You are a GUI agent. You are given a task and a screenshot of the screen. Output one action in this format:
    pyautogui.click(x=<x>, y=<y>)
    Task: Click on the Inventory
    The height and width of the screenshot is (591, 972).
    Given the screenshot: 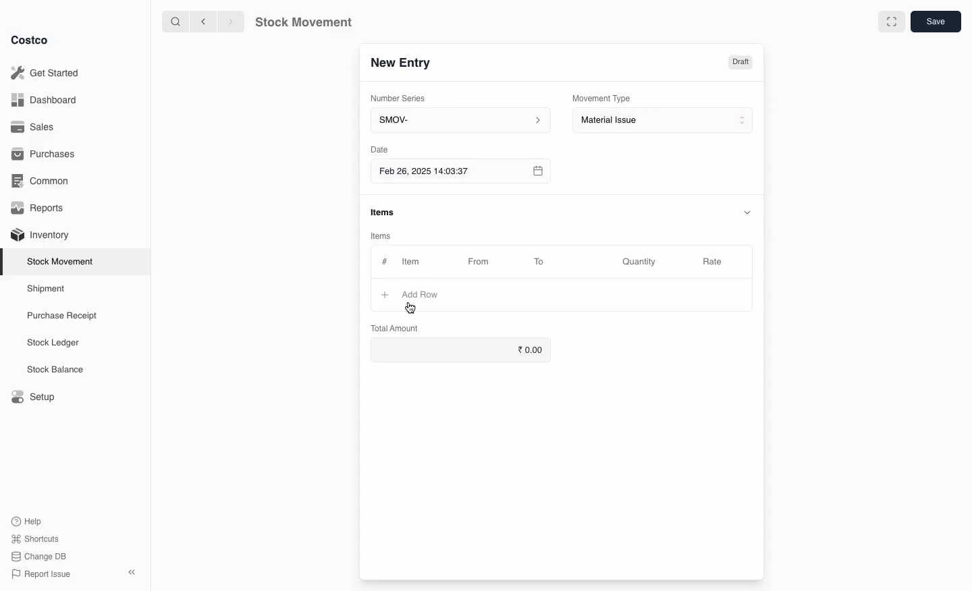 What is the action you would take?
    pyautogui.click(x=42, y=235)
    